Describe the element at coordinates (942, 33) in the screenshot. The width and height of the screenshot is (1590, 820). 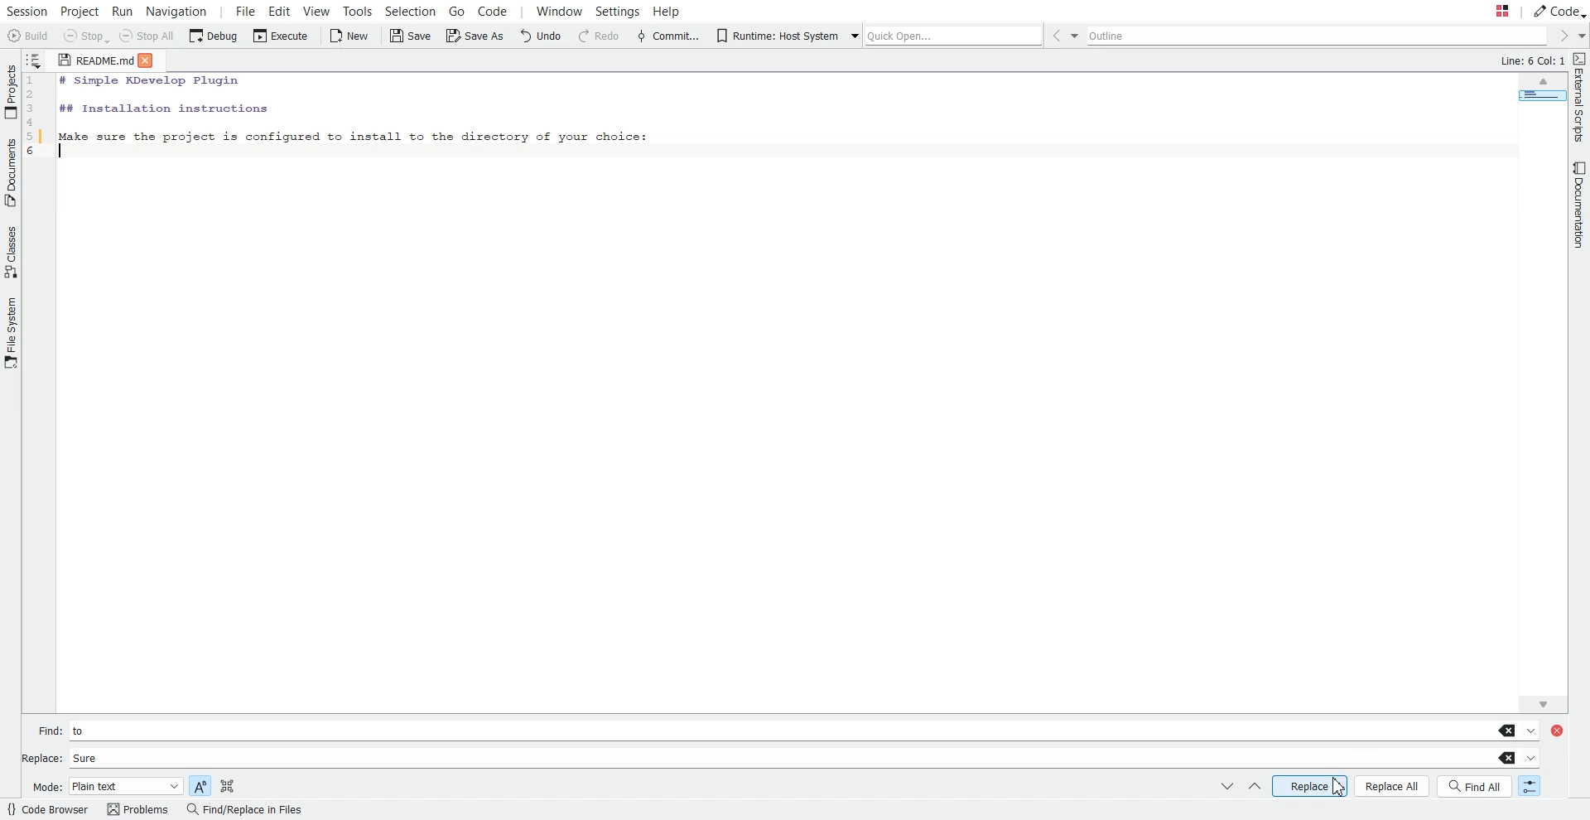
I see `Quick Open` at that location.